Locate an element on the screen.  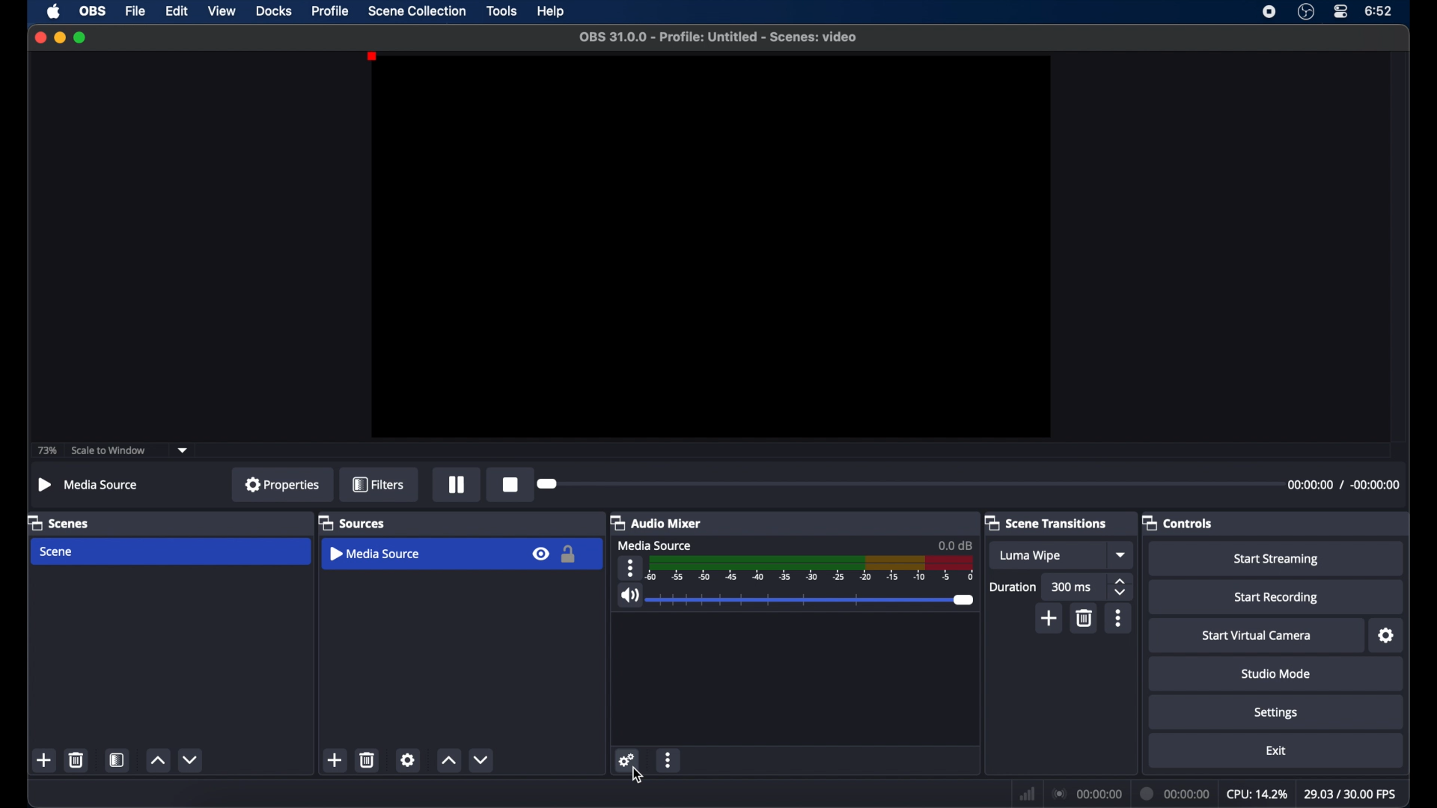
dropdown is located at coordinates (1122, 554).